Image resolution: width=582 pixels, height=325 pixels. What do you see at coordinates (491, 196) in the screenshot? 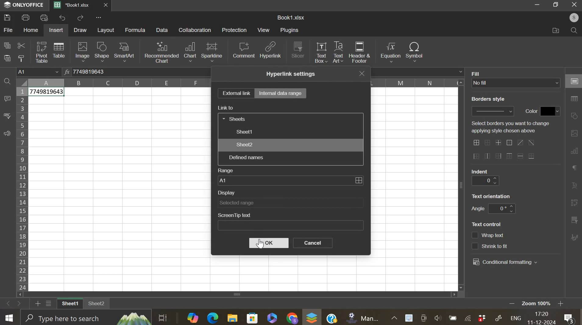
I see `text` at bounding box center [491, 196].